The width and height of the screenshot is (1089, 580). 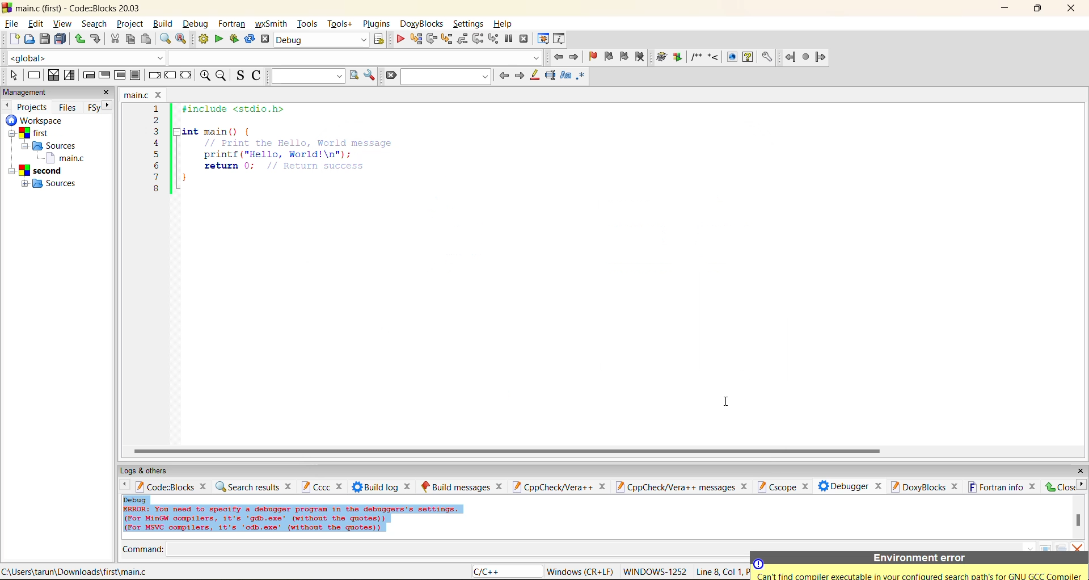 What do you see at coordinates (508, 39) in the screenshot?
I see `break debugger` at bounding box center [508, 39].